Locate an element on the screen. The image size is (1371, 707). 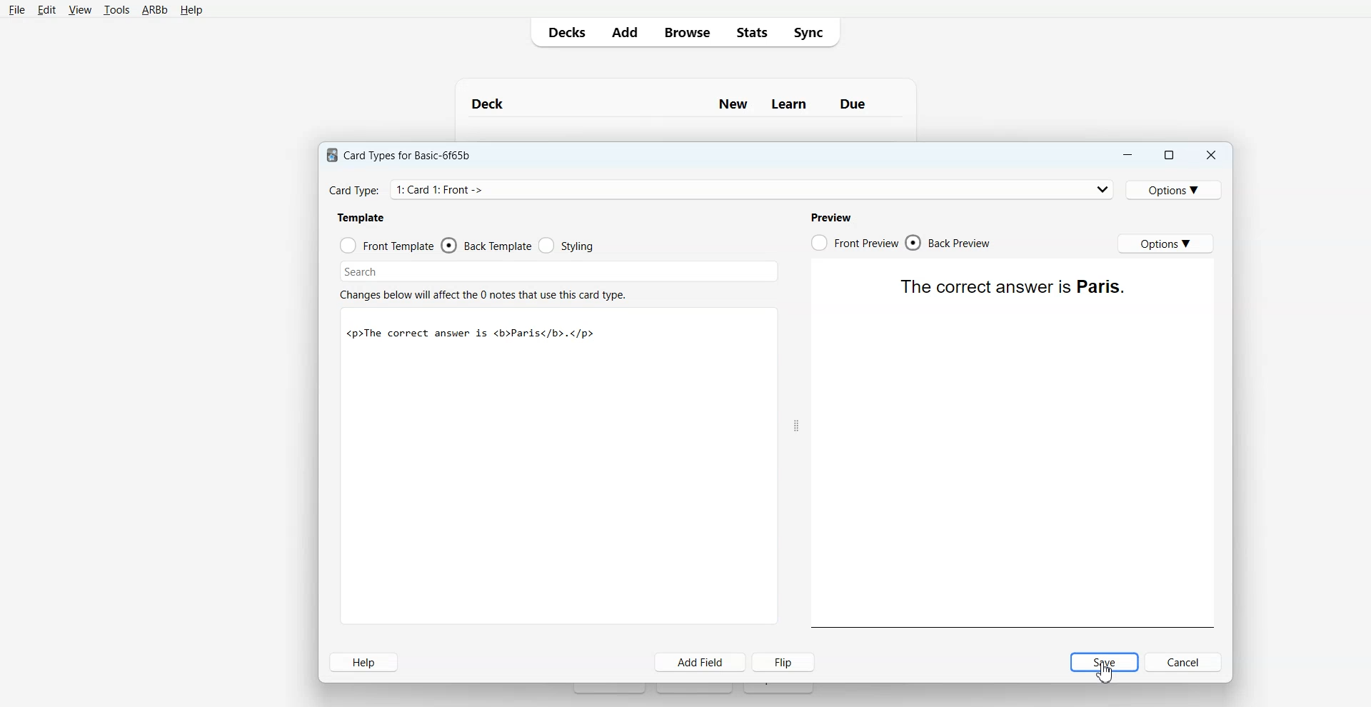
Decks is located at coordinates (563, 32).